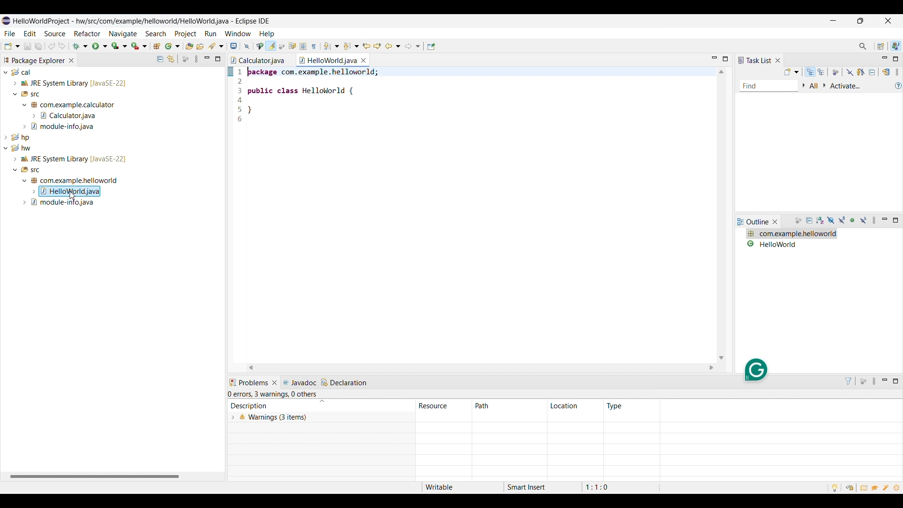  Describe the element at coordinates (234, 46) in the screenshot. I see `Open a terminal` at that location.